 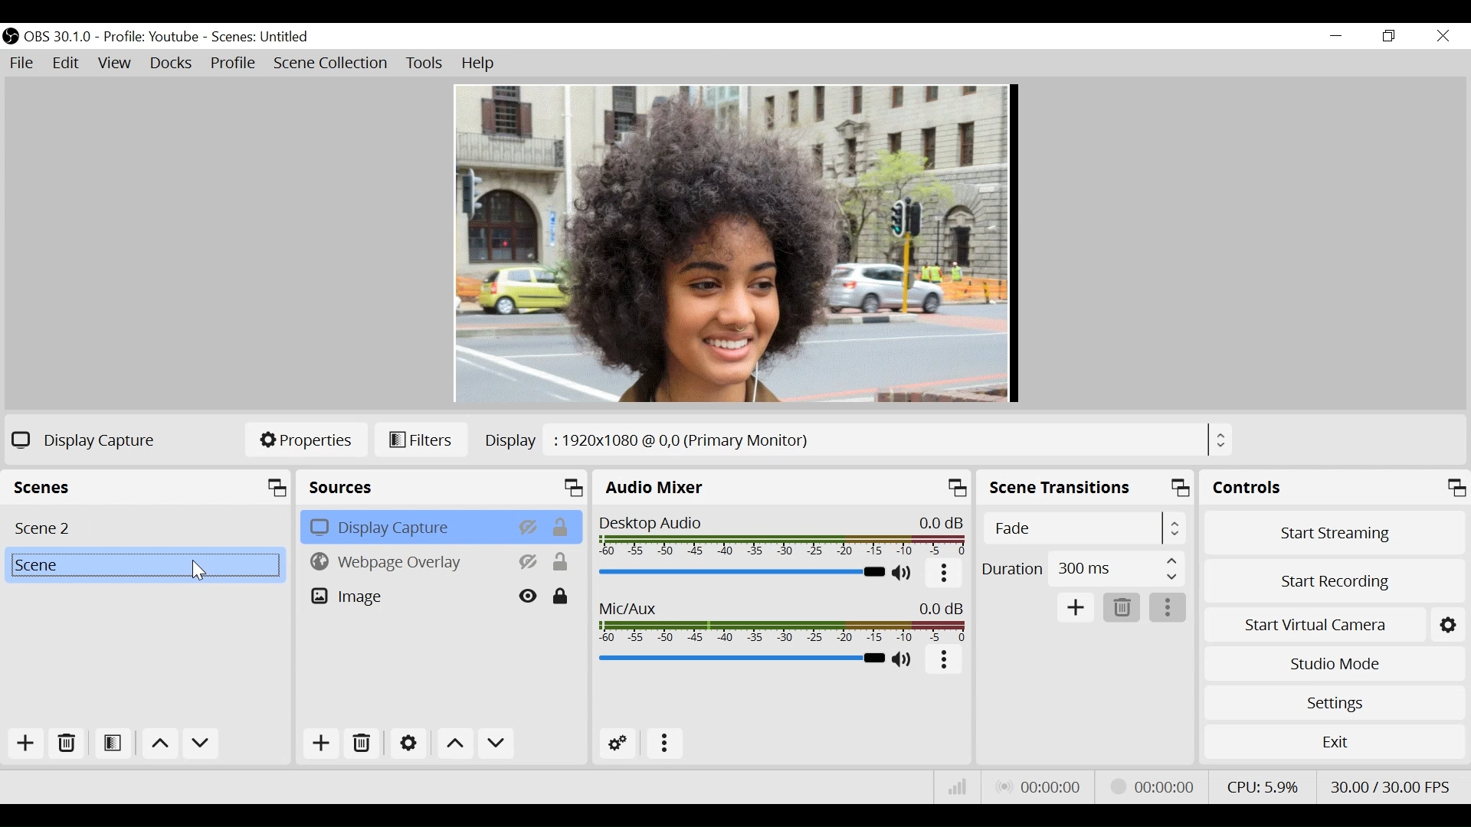 I want to click on Scene Name, so click(x=260, y=38).